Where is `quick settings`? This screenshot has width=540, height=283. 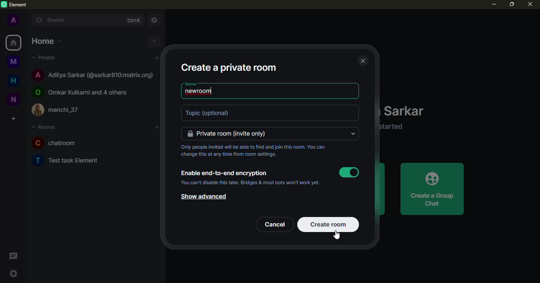
quick settings is located at coordinates (13, 273).